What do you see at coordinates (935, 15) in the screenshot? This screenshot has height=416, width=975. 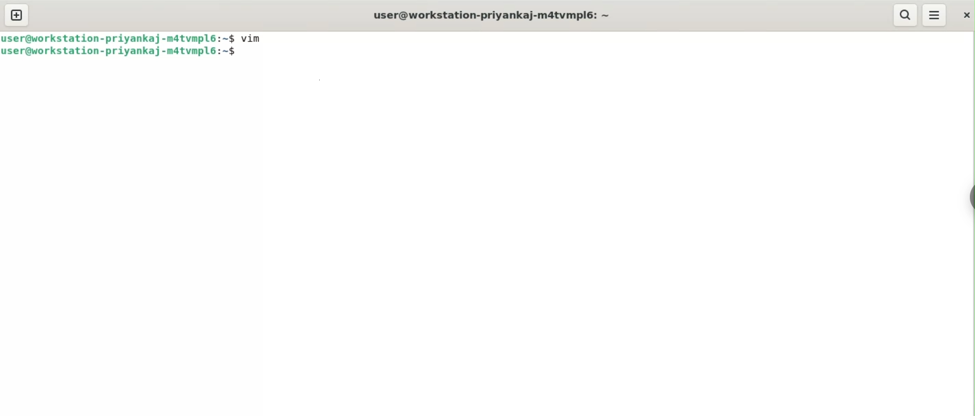 I see `menu` at bounding box center [935, 15].